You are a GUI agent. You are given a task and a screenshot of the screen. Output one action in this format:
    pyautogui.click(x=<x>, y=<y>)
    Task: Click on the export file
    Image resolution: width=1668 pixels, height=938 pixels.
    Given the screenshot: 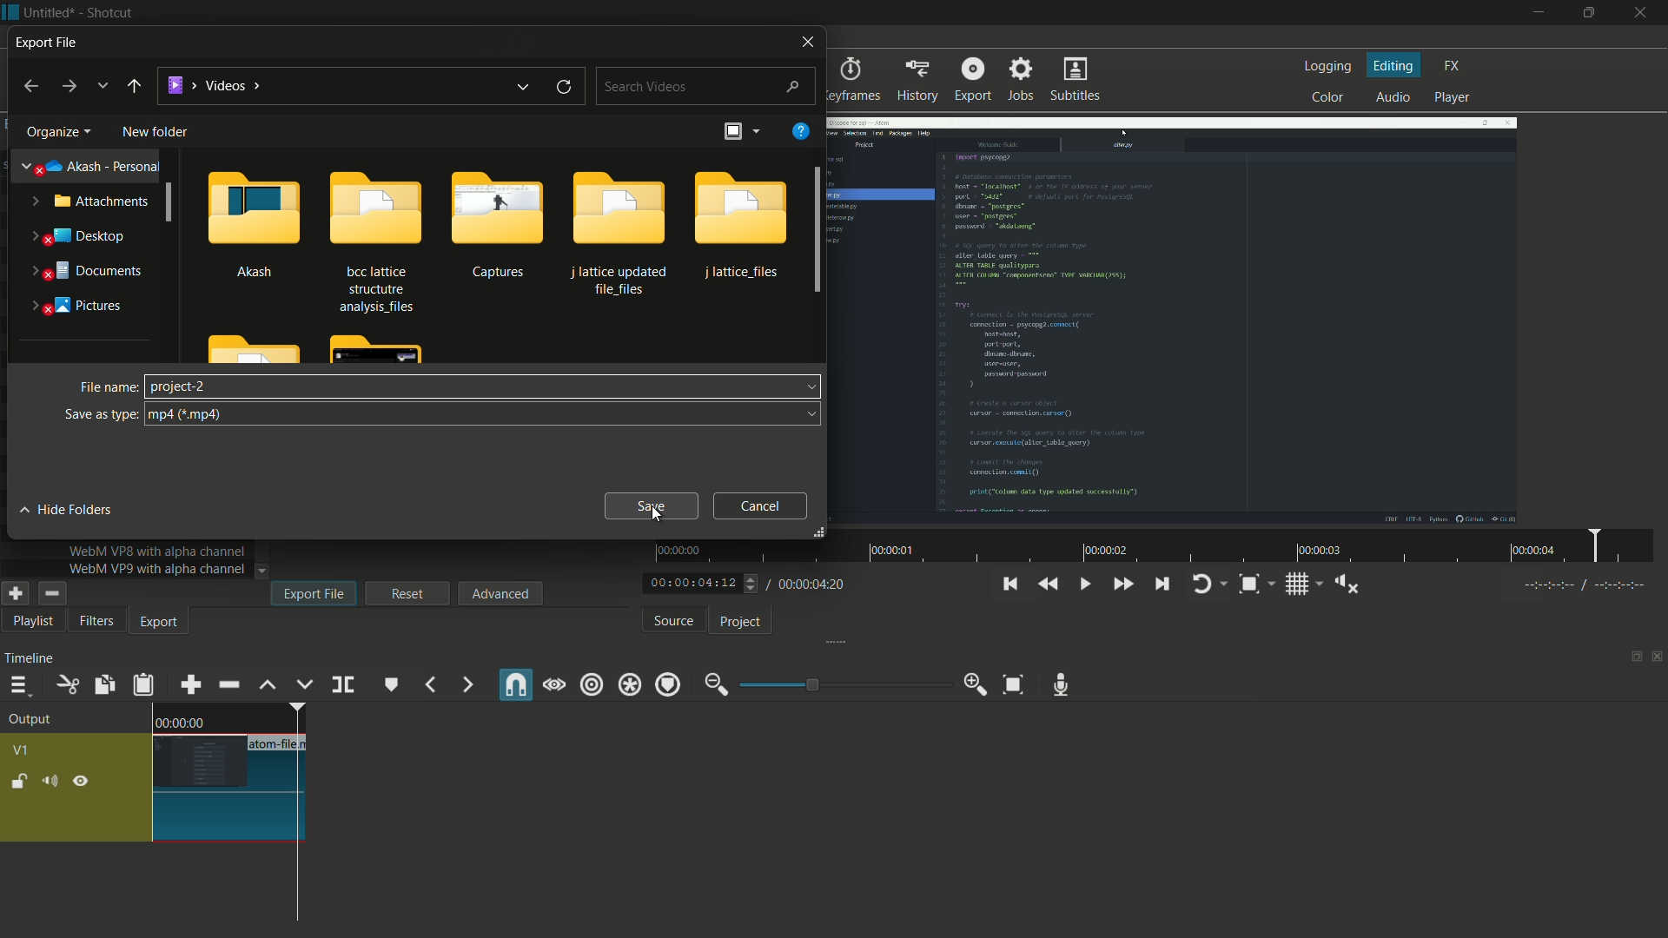 What is the action you would take?
    pyautogui.click(x=314, y=593)
    